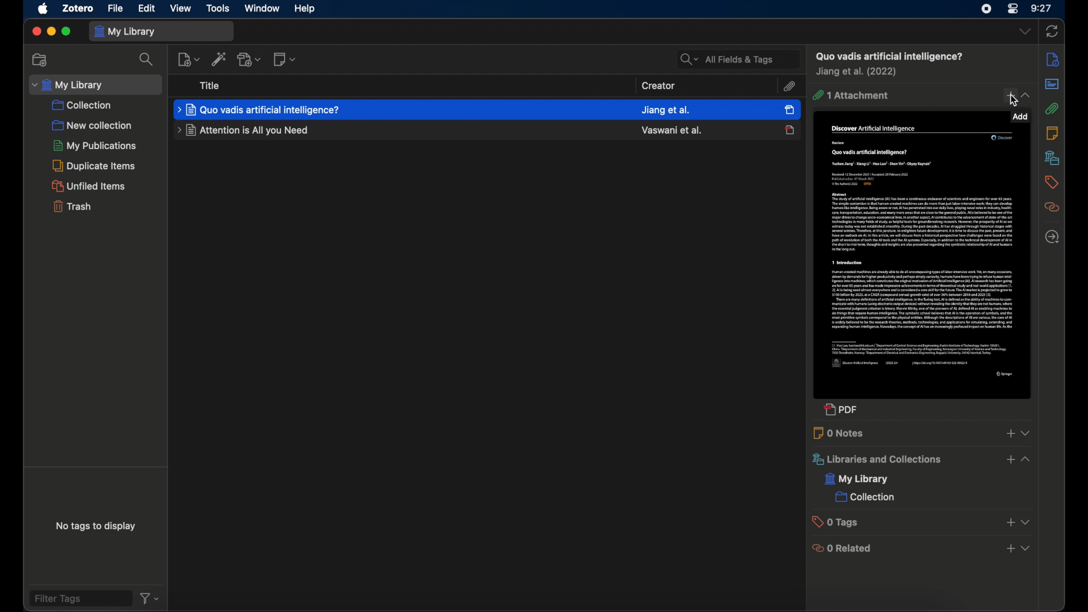 Image resolution: width=1088 pixels, height=612 pixels. Describe the element at coordinates (1010, 549) in the screenshot. I see `add` at that location.